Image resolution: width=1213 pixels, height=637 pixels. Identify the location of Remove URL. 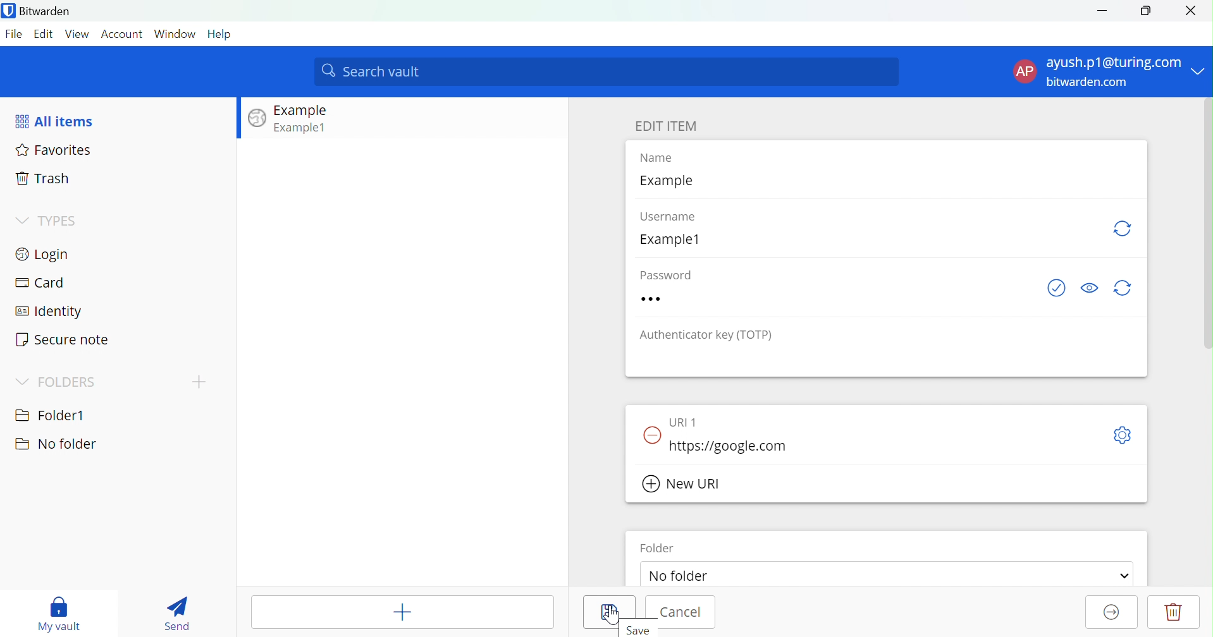
(653, 433).